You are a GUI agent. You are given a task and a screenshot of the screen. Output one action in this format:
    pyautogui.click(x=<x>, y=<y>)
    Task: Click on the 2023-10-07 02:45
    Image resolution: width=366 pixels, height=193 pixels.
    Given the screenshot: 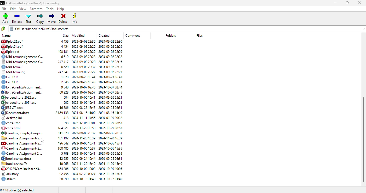 What is the action you would take?
    pyautogui.click(x=85, y=87)
    